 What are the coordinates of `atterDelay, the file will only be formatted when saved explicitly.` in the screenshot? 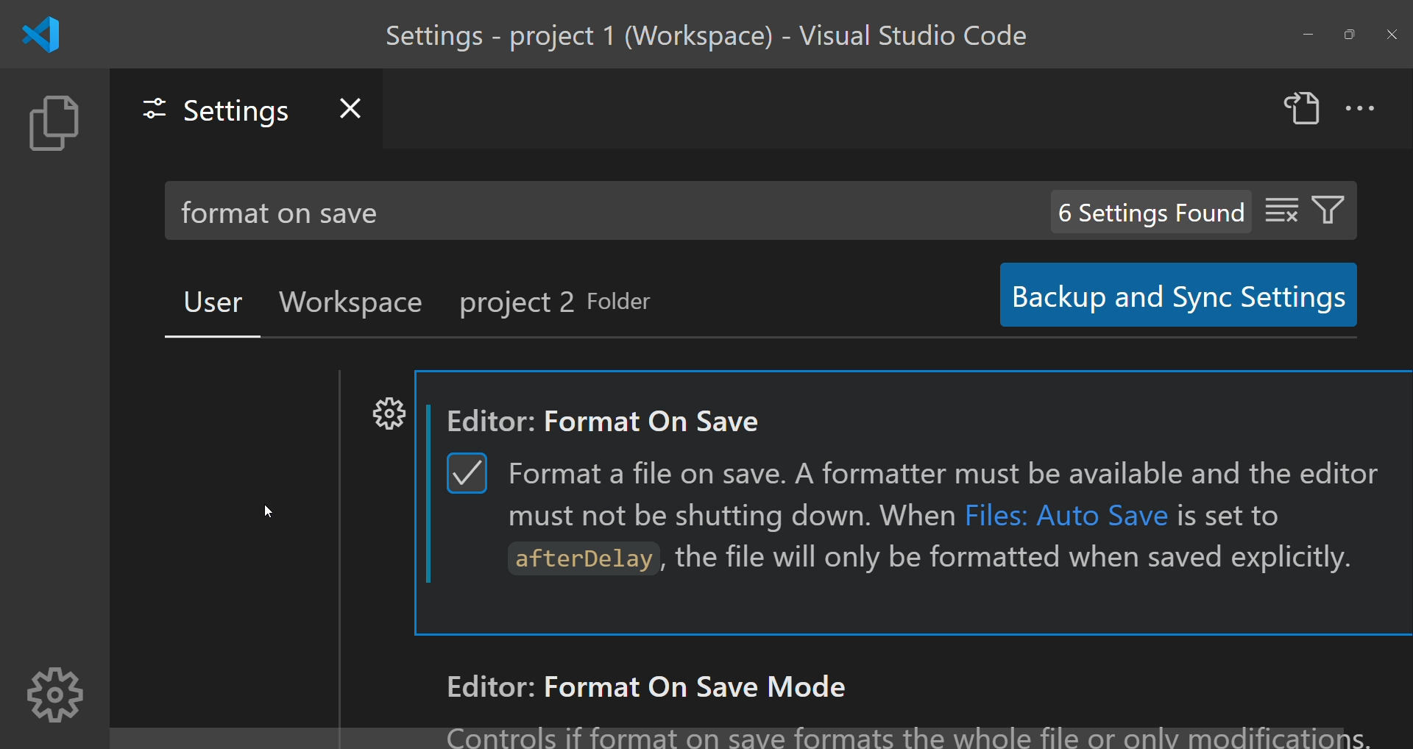 It's located at (941, 560).